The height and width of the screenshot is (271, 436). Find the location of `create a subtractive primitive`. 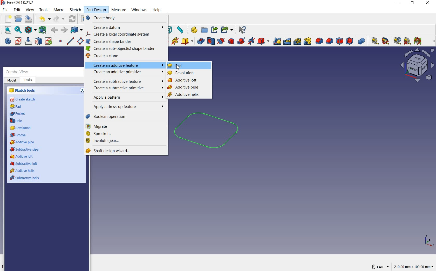

create a subtractive primitive is located at coordinates (127, 88).